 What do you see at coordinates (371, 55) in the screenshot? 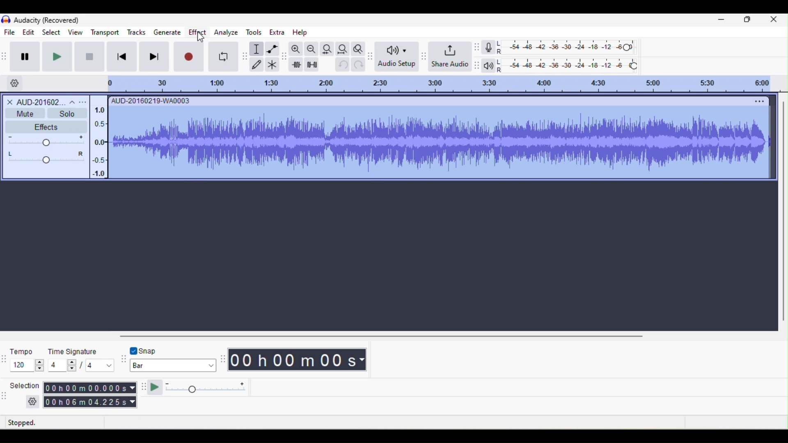
I see `audacity audio setup` at bounding box center [371, 55].